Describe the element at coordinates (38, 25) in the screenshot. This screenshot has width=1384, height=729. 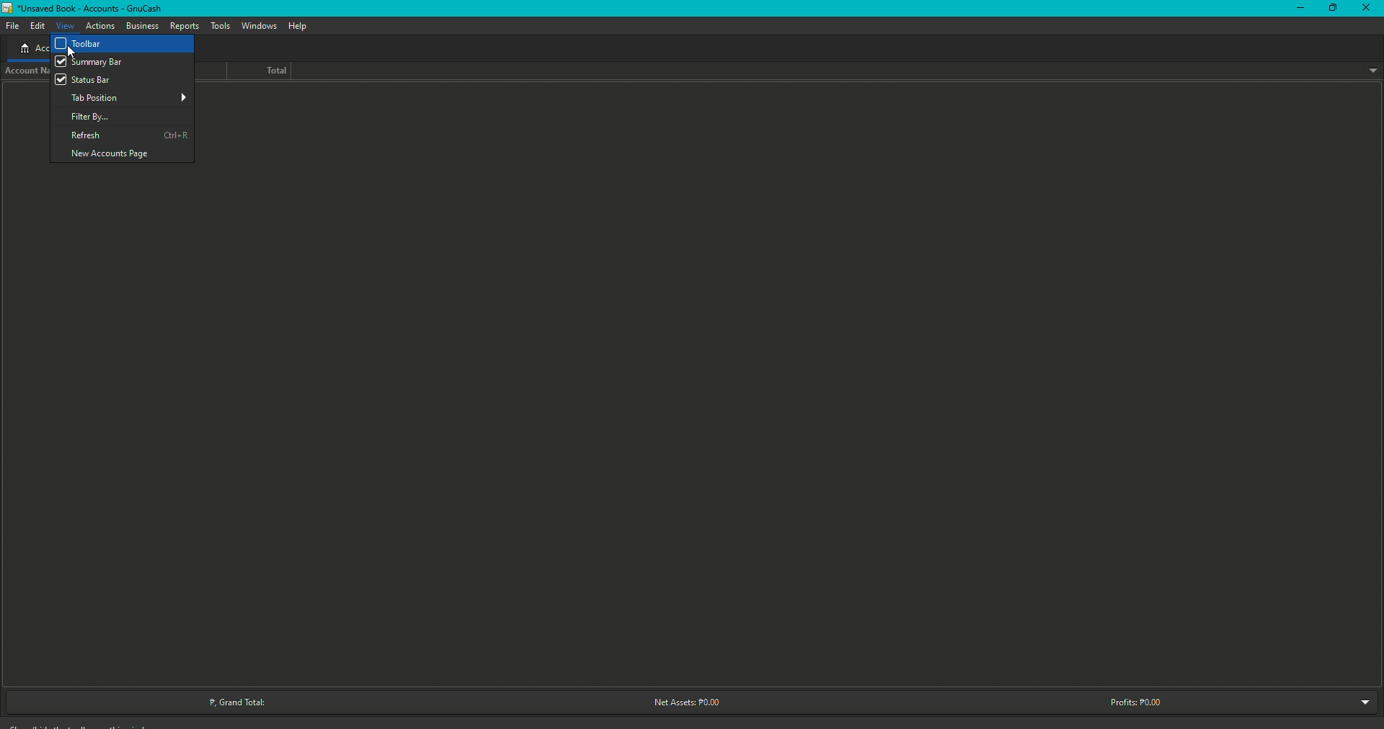
I see `Edit` at that location.